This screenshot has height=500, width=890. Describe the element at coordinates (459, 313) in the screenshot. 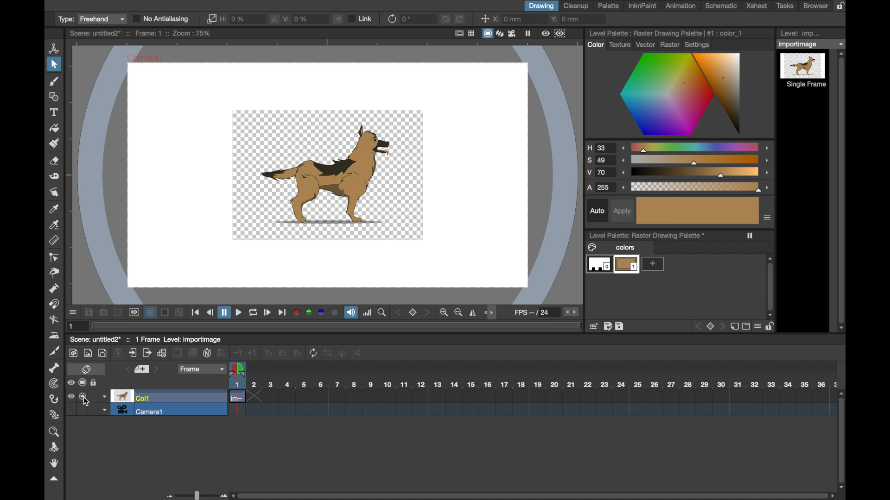

I see `zoom out` at that location.